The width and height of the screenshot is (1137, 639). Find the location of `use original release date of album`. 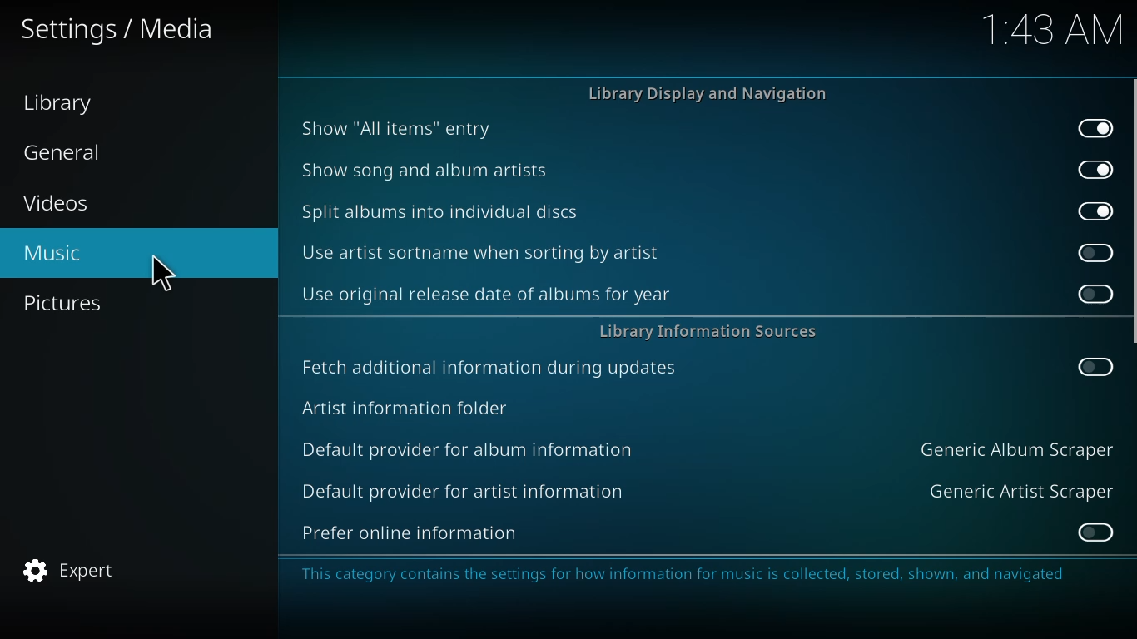

use original release date of album is located at coordinates (485, 294).